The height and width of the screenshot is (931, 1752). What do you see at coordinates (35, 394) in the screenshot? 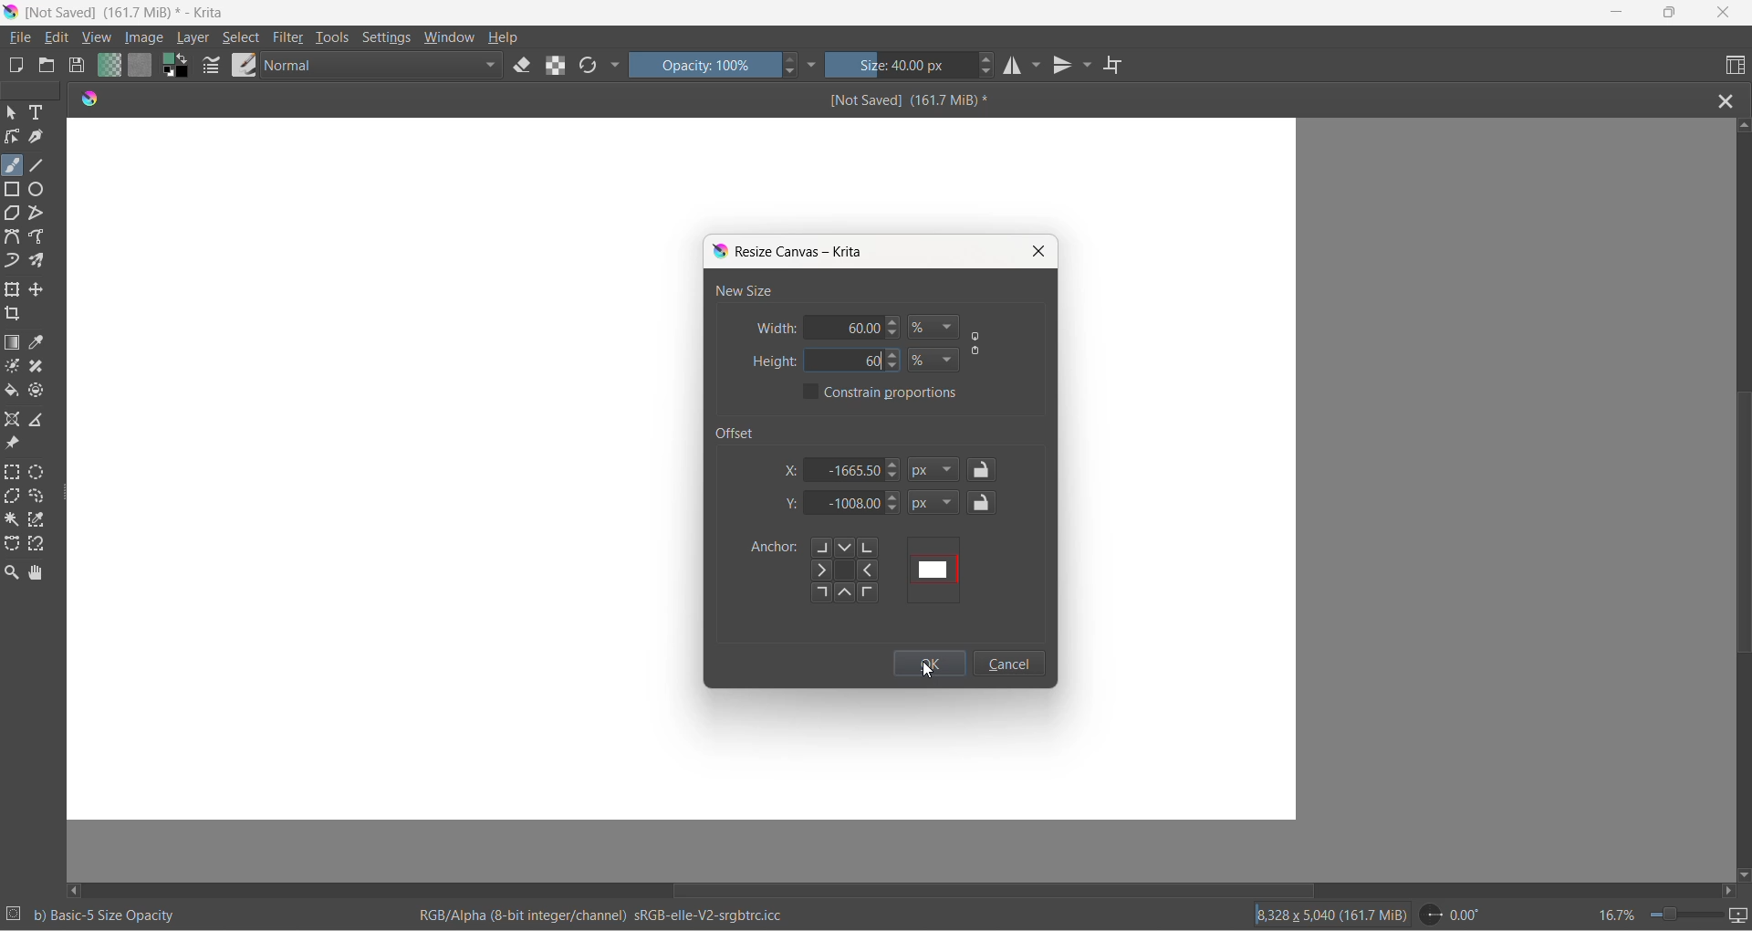
I see `enclose and fill tool` at bounding box center [35, 394].